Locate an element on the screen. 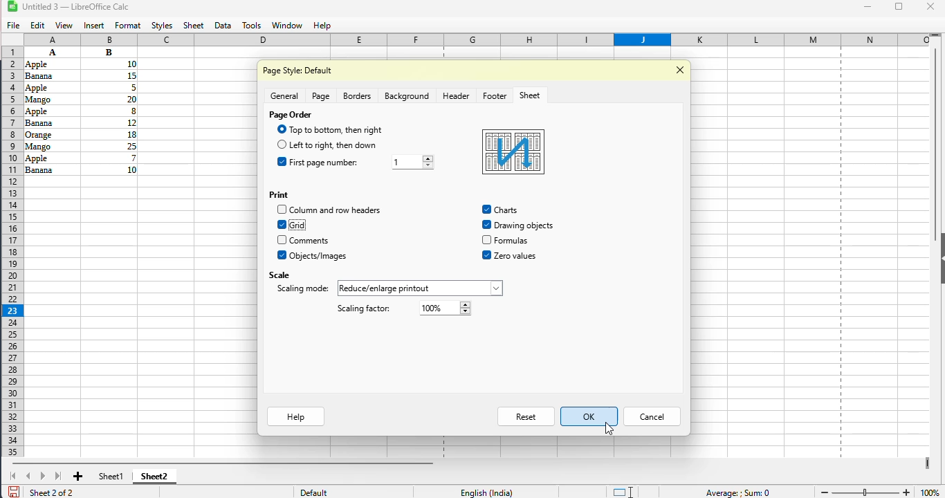   is located at coordinates (280, 129).